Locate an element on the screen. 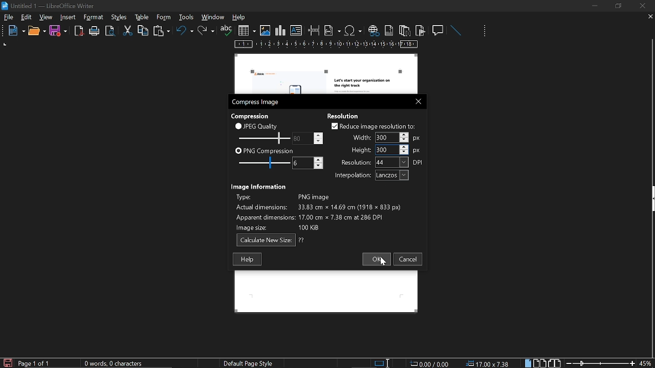  0.00 / 0.00 is located at coordinates (431, 363).